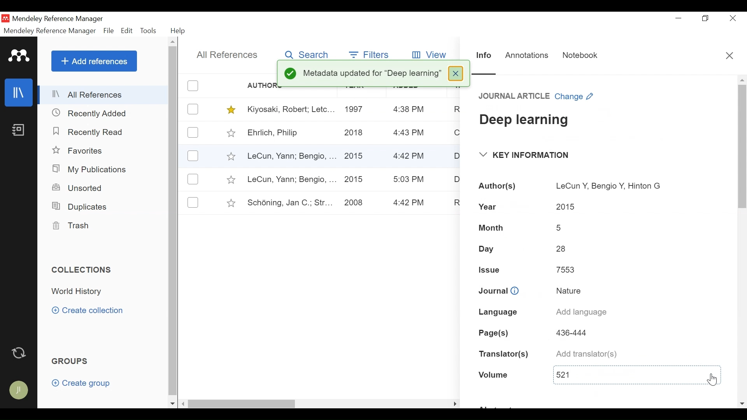 The width and height of the screenshot is (747, 420). Describe the element at coordinates (79, 292) in the screenshot. I see `Collection` at that location.